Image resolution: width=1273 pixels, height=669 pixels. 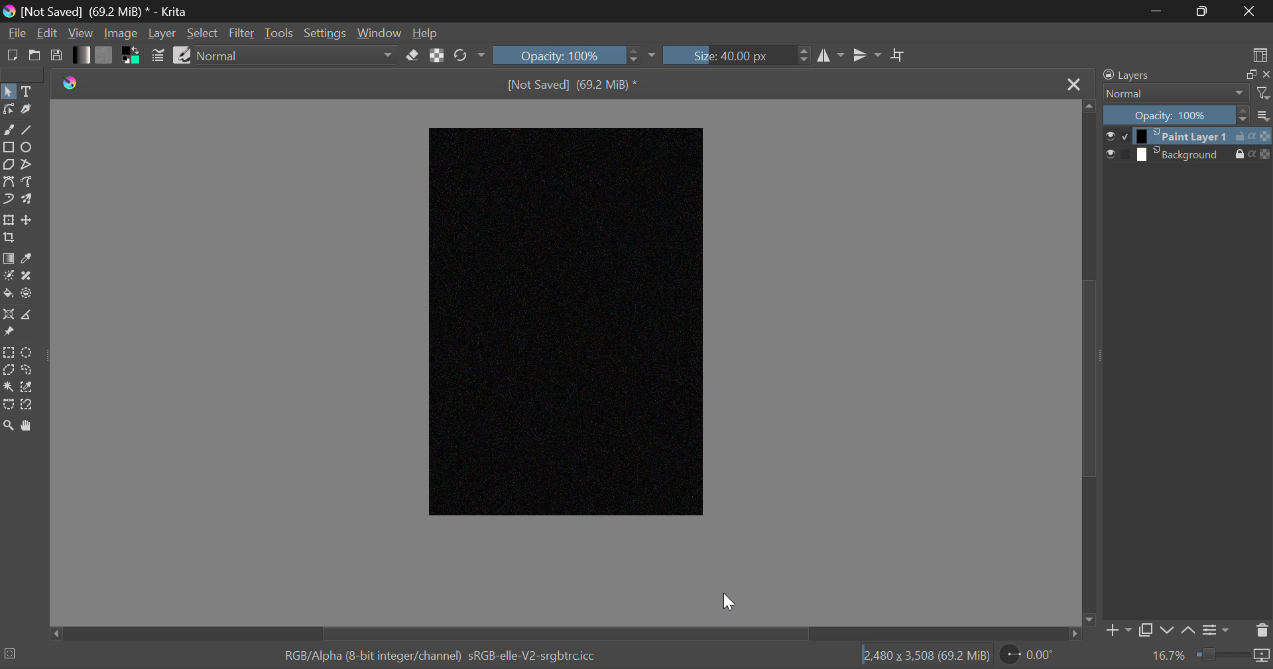 I want to click on Layer, so click(x=162, y=34).